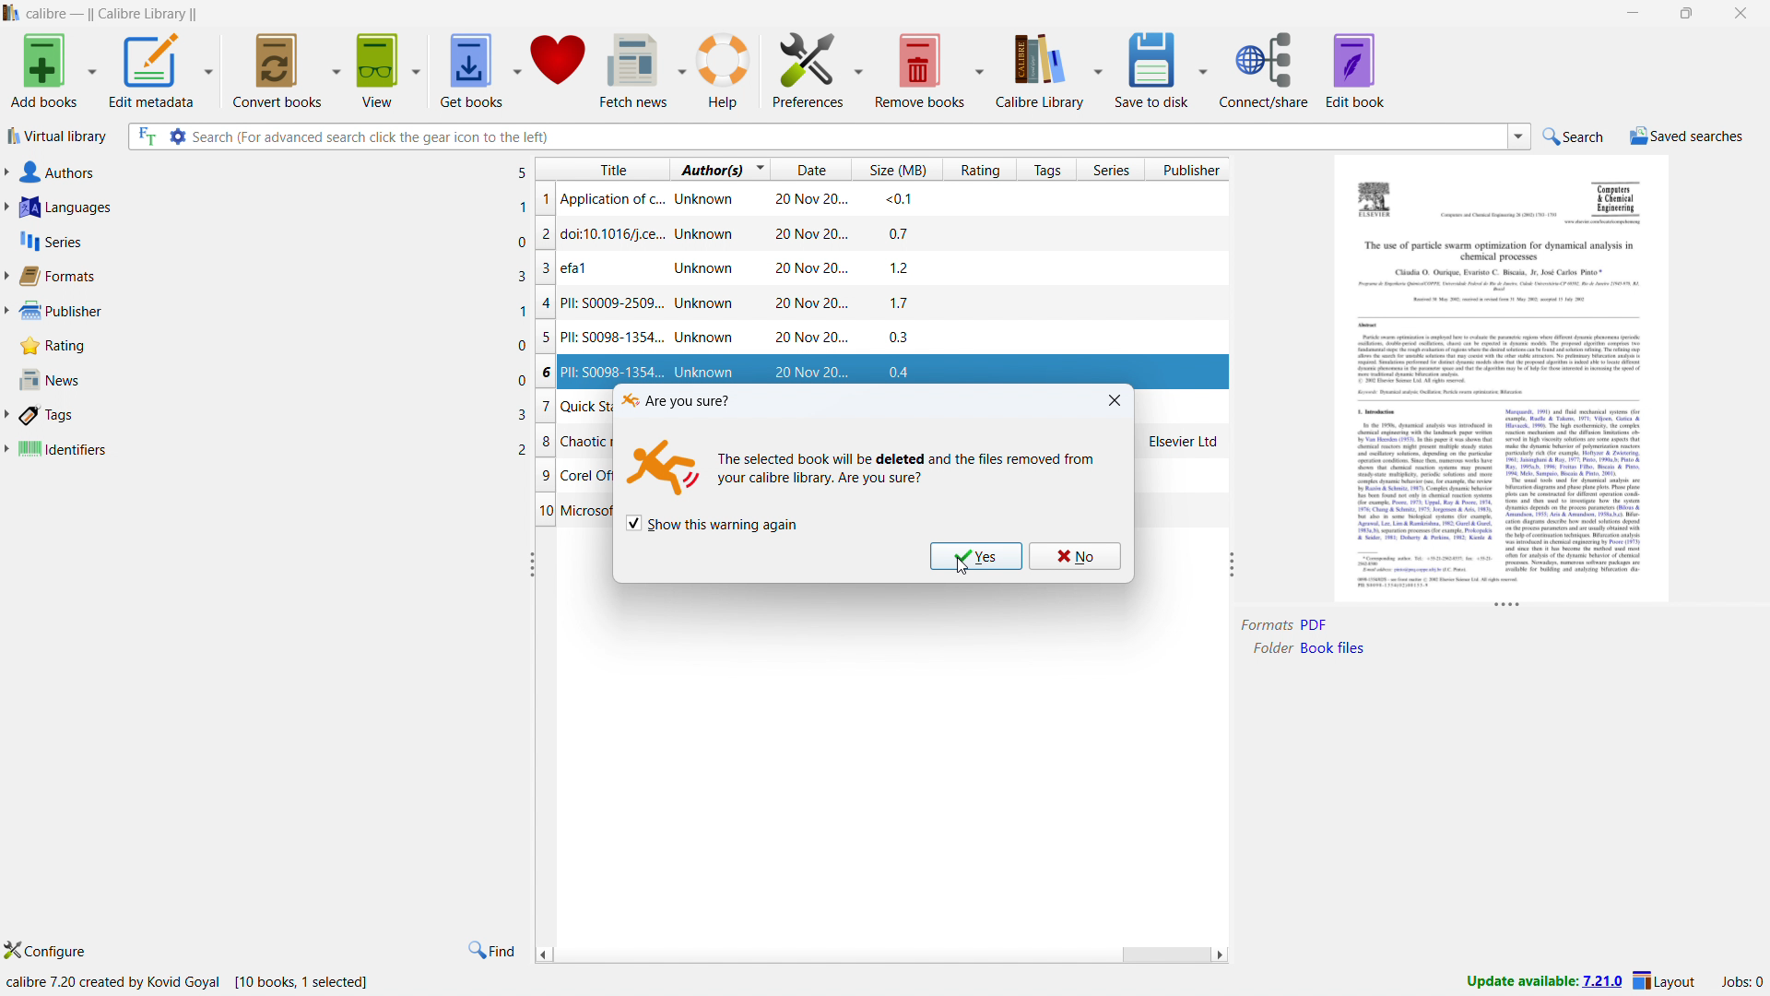 The image size is (1770, 996). What do you see at coordinates (44, 949) in the screenshot?
I see `configure` at bounding box center [44, 949].